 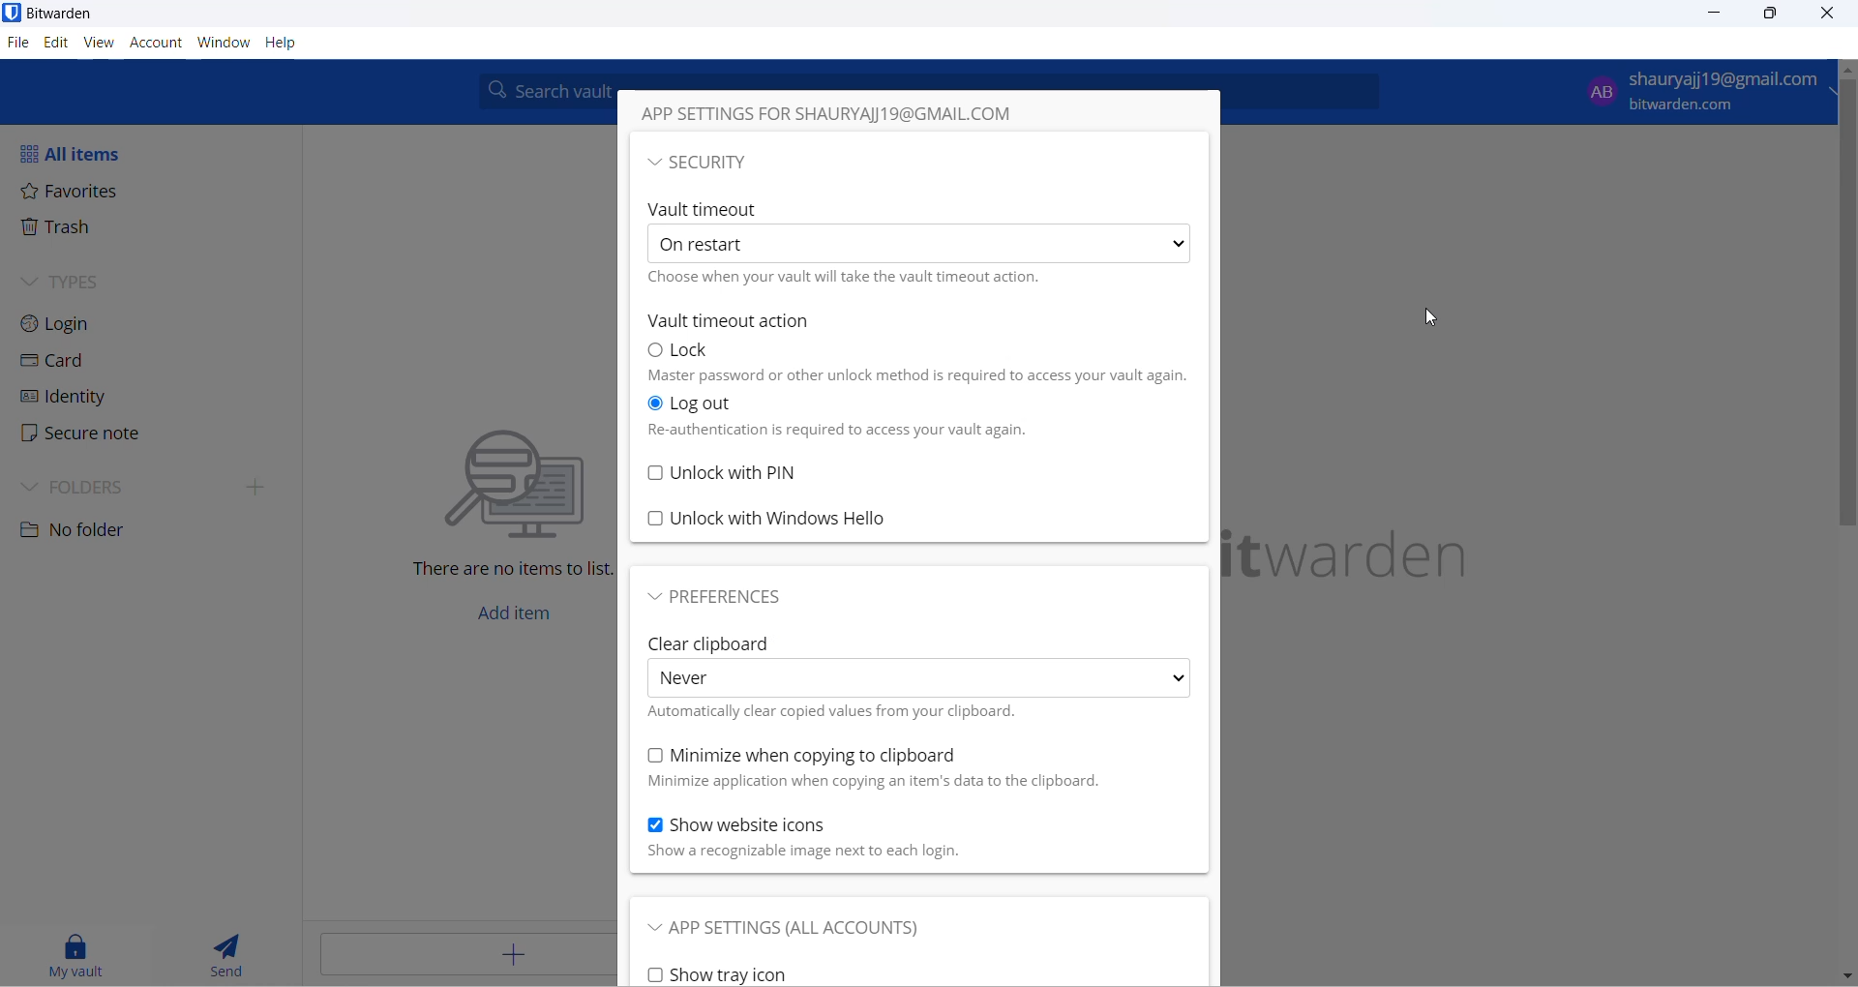 I want to click on Help, so click(x=281, y=43).